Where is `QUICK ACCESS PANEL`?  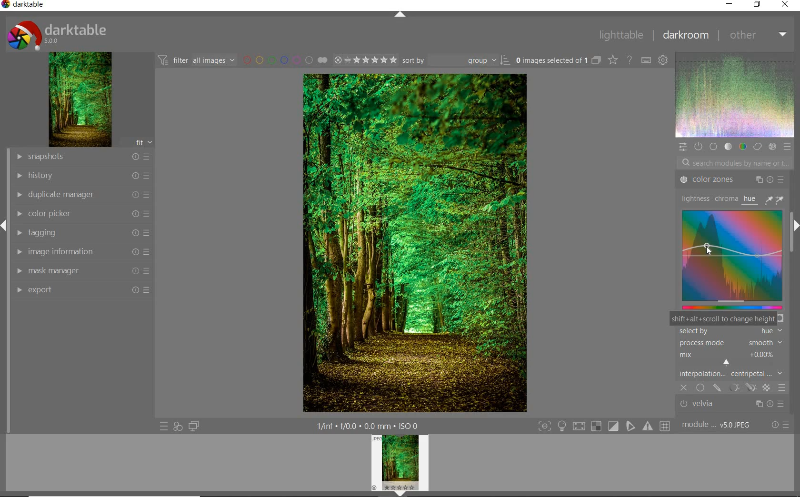
QUICK ACCESS PANEL is located at coordinates (683, 147).